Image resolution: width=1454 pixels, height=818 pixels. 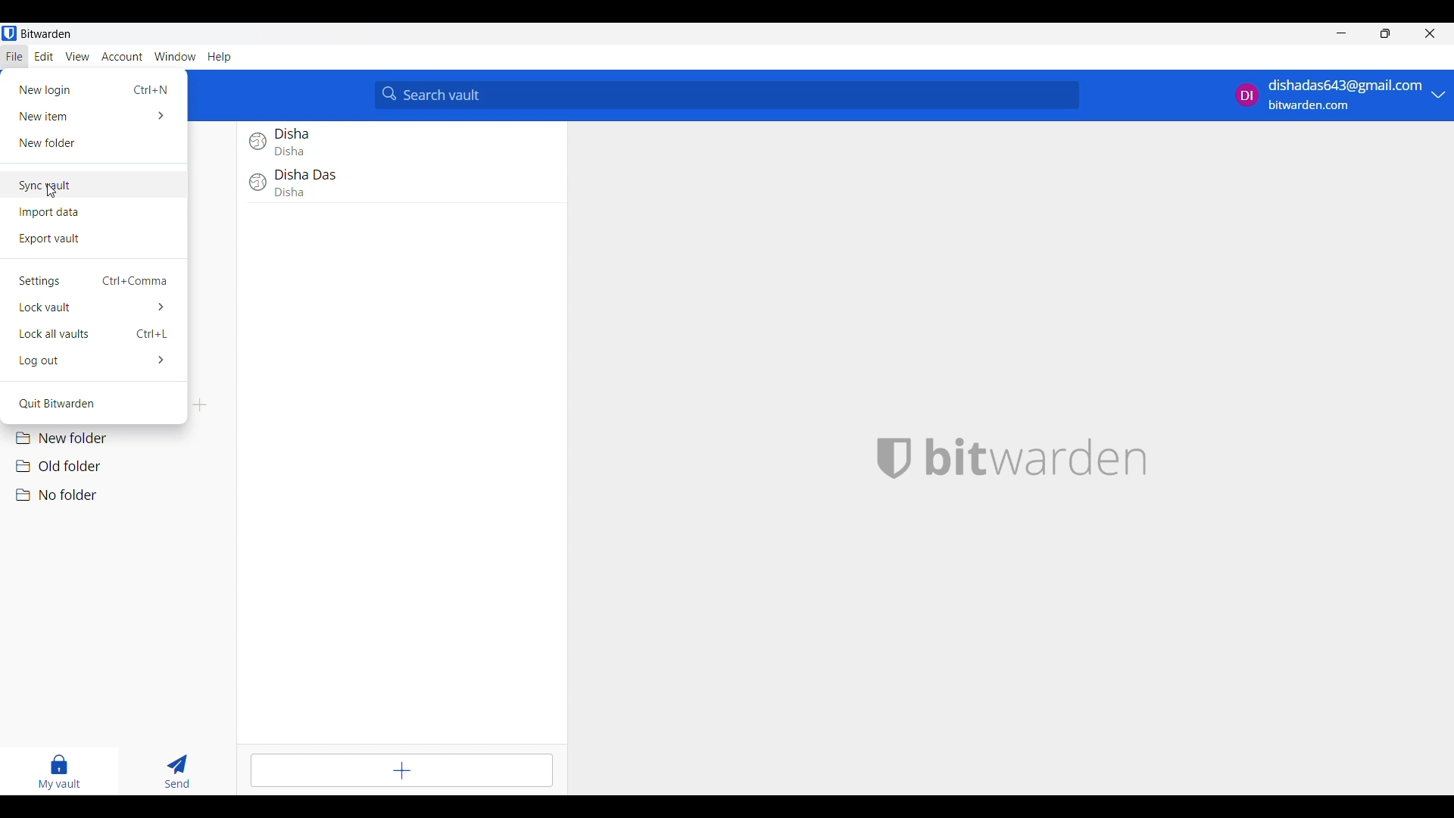 I want to click on New login, so click(x=95, y=89).